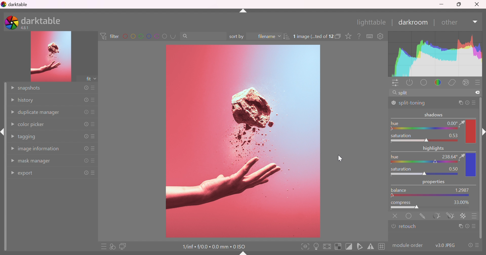  Describe the element at coordinates (94, 173) in the screenshot. I see `presets` at that location.